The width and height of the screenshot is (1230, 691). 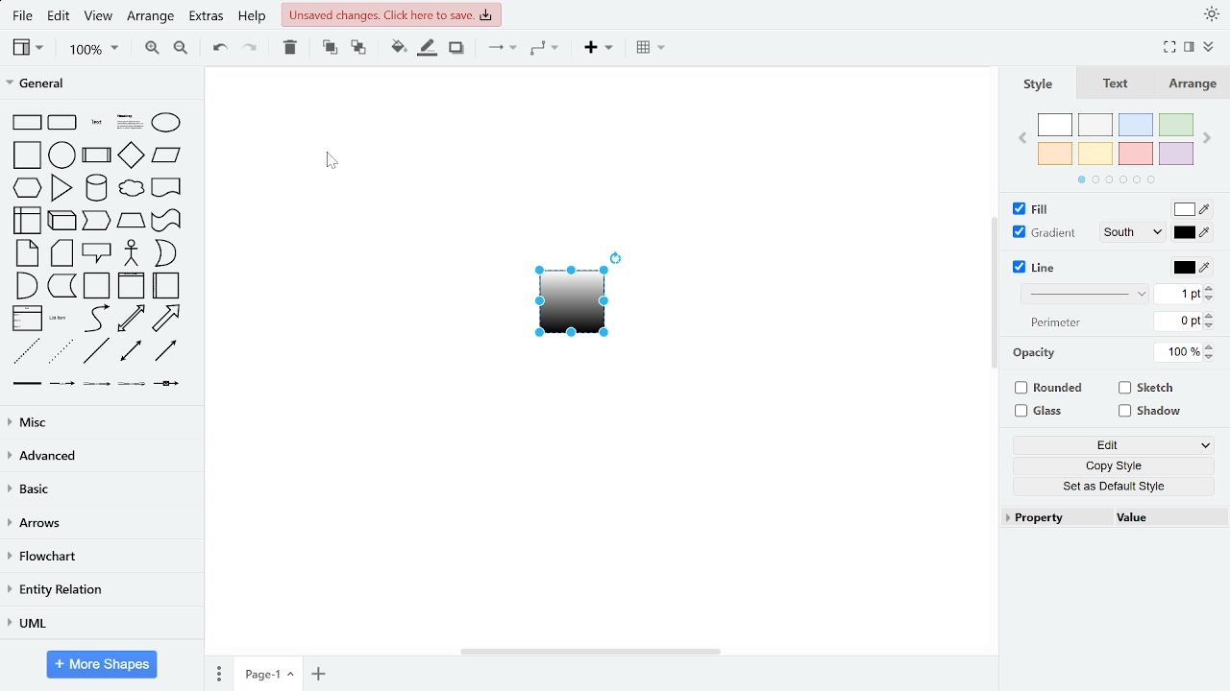 I want to click on increase perimeter, so click(x=1210, y=288).